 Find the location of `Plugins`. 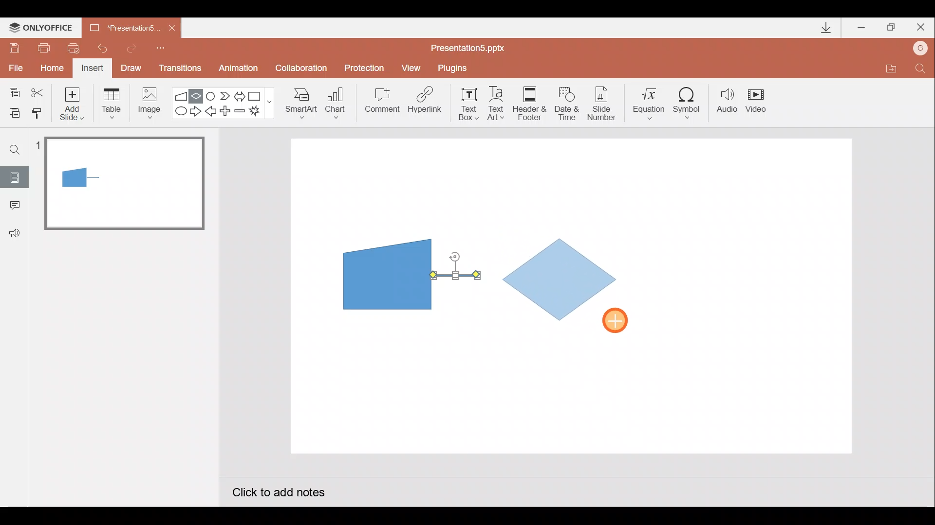

Plugins is located at coordinates (455, 68).